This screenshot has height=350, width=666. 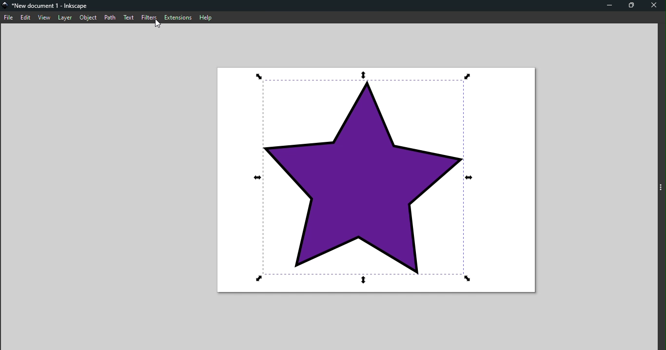 What do you see at coordinates (111, 17) in the screenshot?
I see `Path` at bounding box center [111, 17].